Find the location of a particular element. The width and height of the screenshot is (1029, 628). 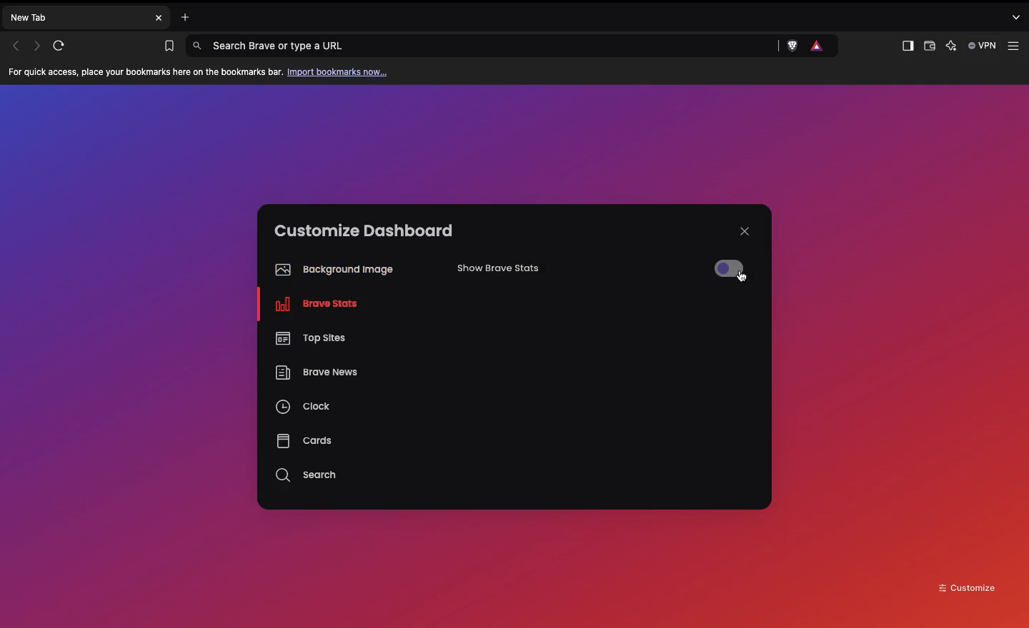

Bookmarks is located at coordinates (166, 46).